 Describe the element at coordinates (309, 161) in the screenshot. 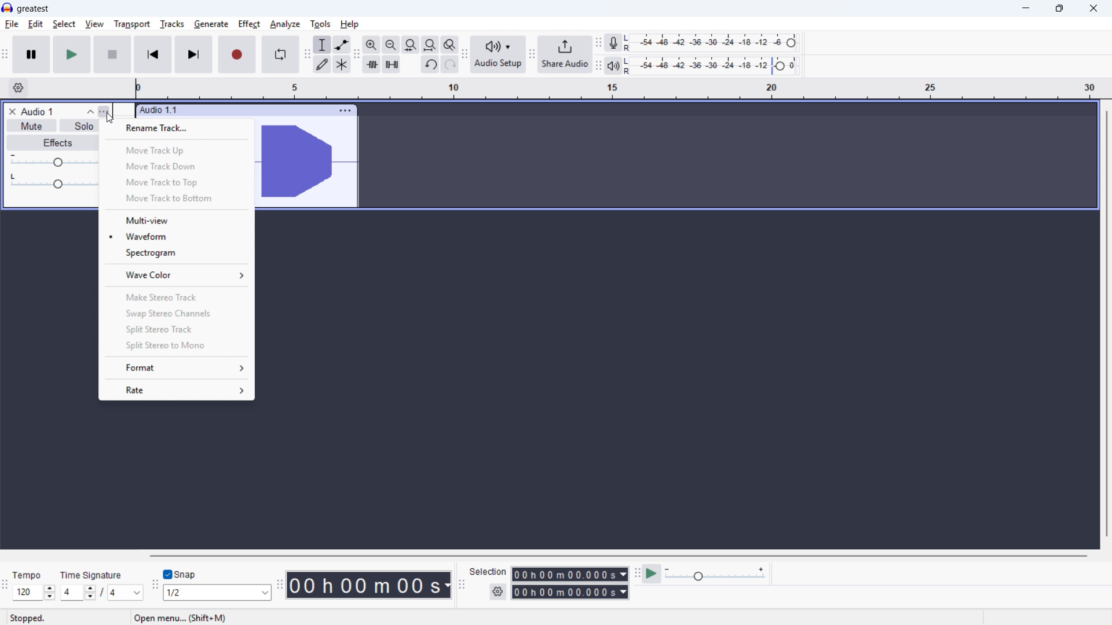

I see `waveform` at that location.